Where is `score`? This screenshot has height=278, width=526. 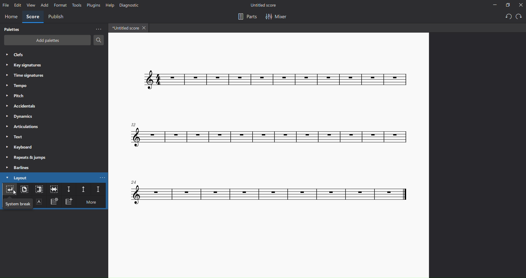 score is located at coordinates (270, 194).